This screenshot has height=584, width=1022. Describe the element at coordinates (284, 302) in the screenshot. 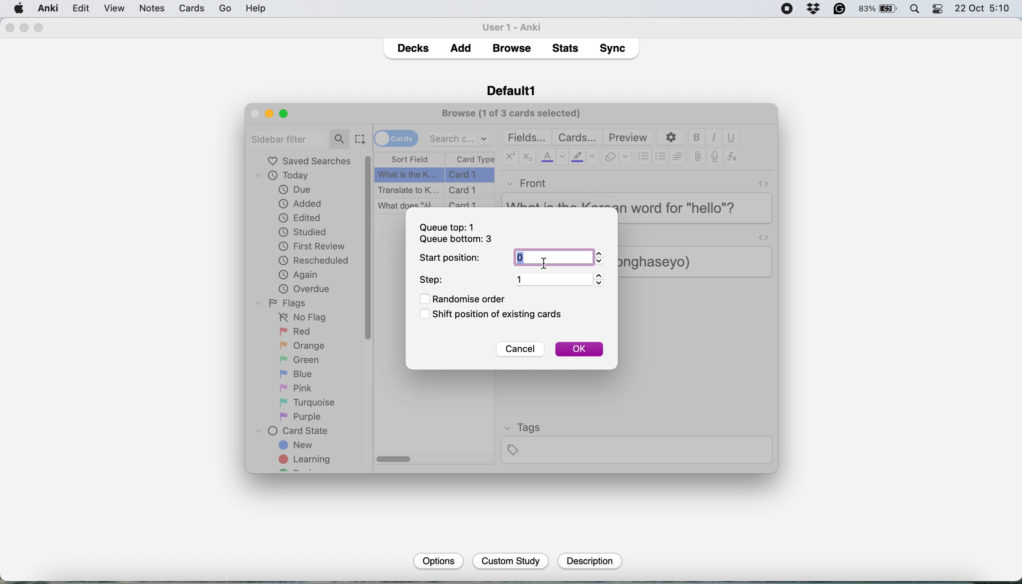

I see `flags` at that location.